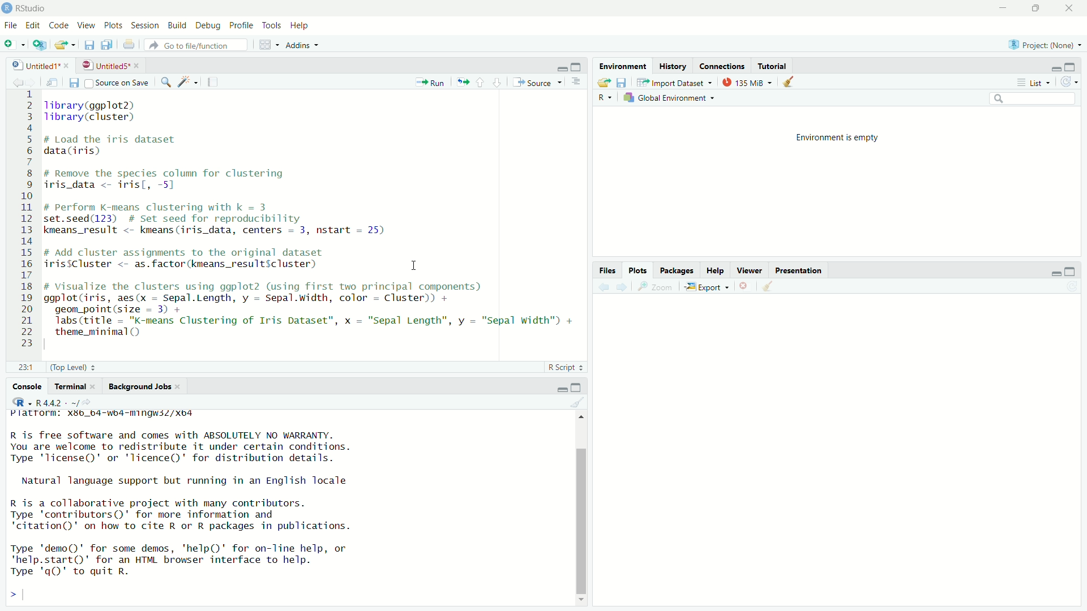 The width and height of the screenshot is (1087, 611). Describe the element at coordinates (750, 270) in the screenshot. I see `viewer` at that location.